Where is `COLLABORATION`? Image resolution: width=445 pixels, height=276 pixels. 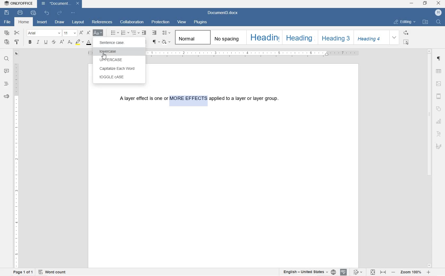
COLLABORATION is located at coordinates (132, 22).